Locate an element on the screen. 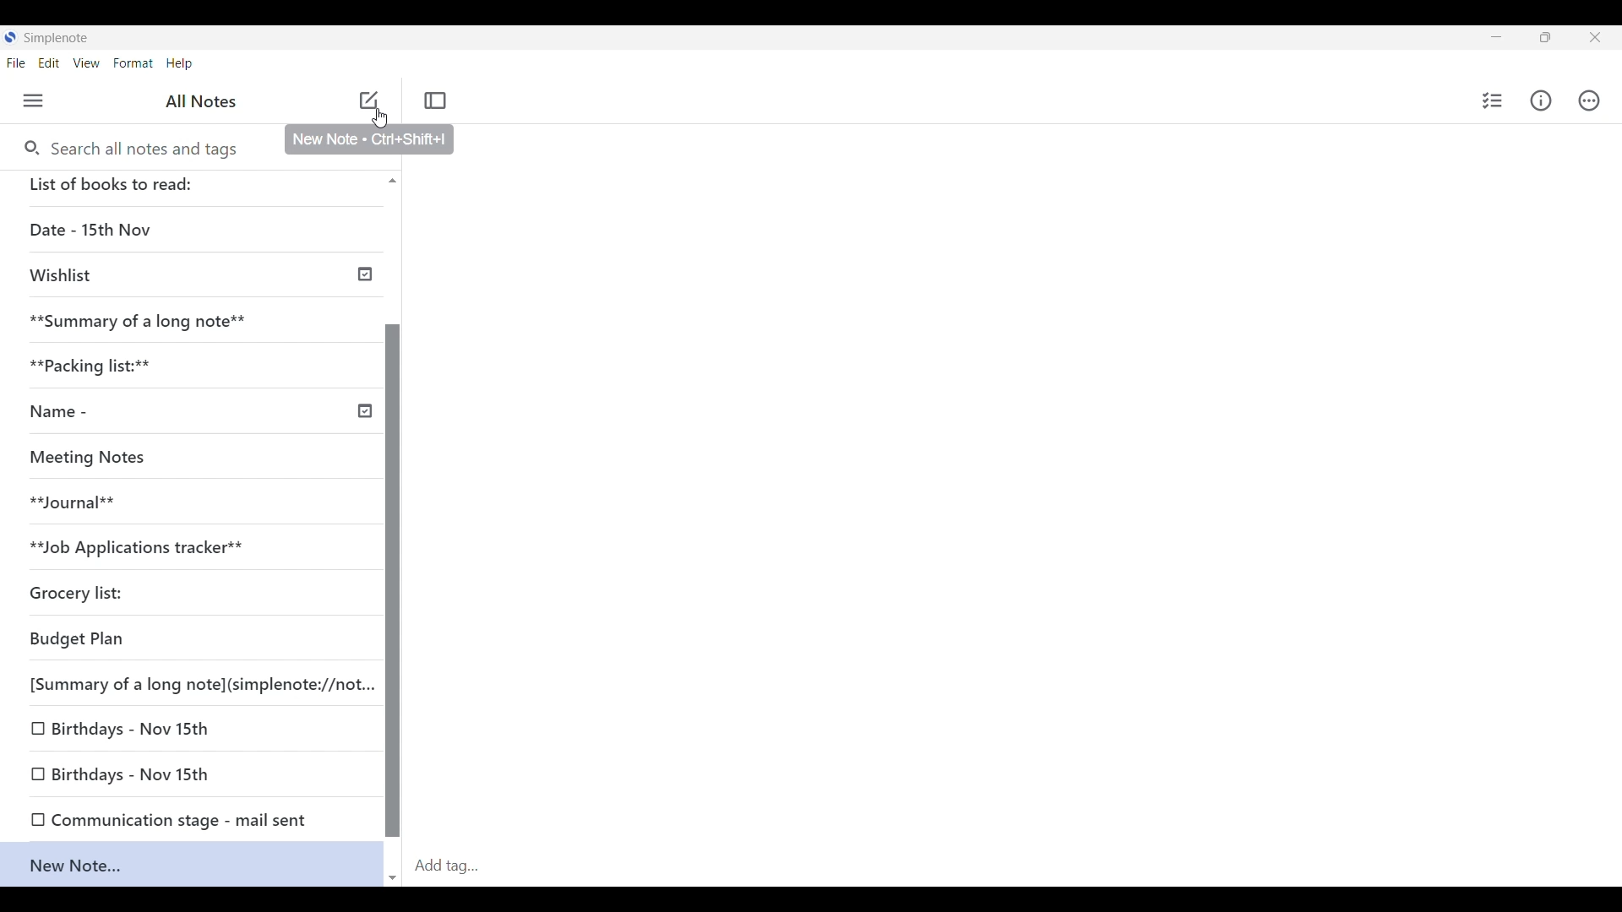 This screenshot has width=1622, height=912. Budget Plan is located at coordinates (101, 638).